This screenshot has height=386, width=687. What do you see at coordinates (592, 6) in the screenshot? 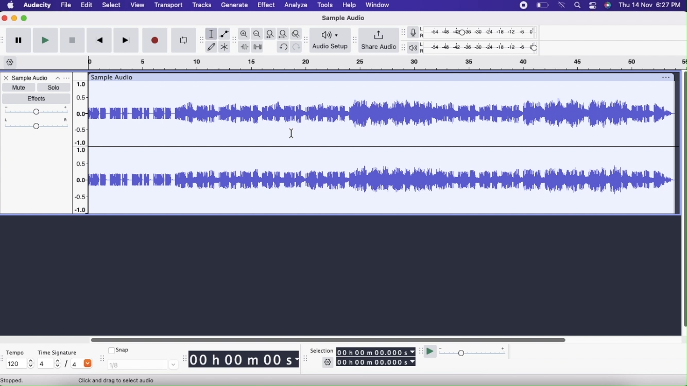
I see `More options` at bounding box center [592, 6].